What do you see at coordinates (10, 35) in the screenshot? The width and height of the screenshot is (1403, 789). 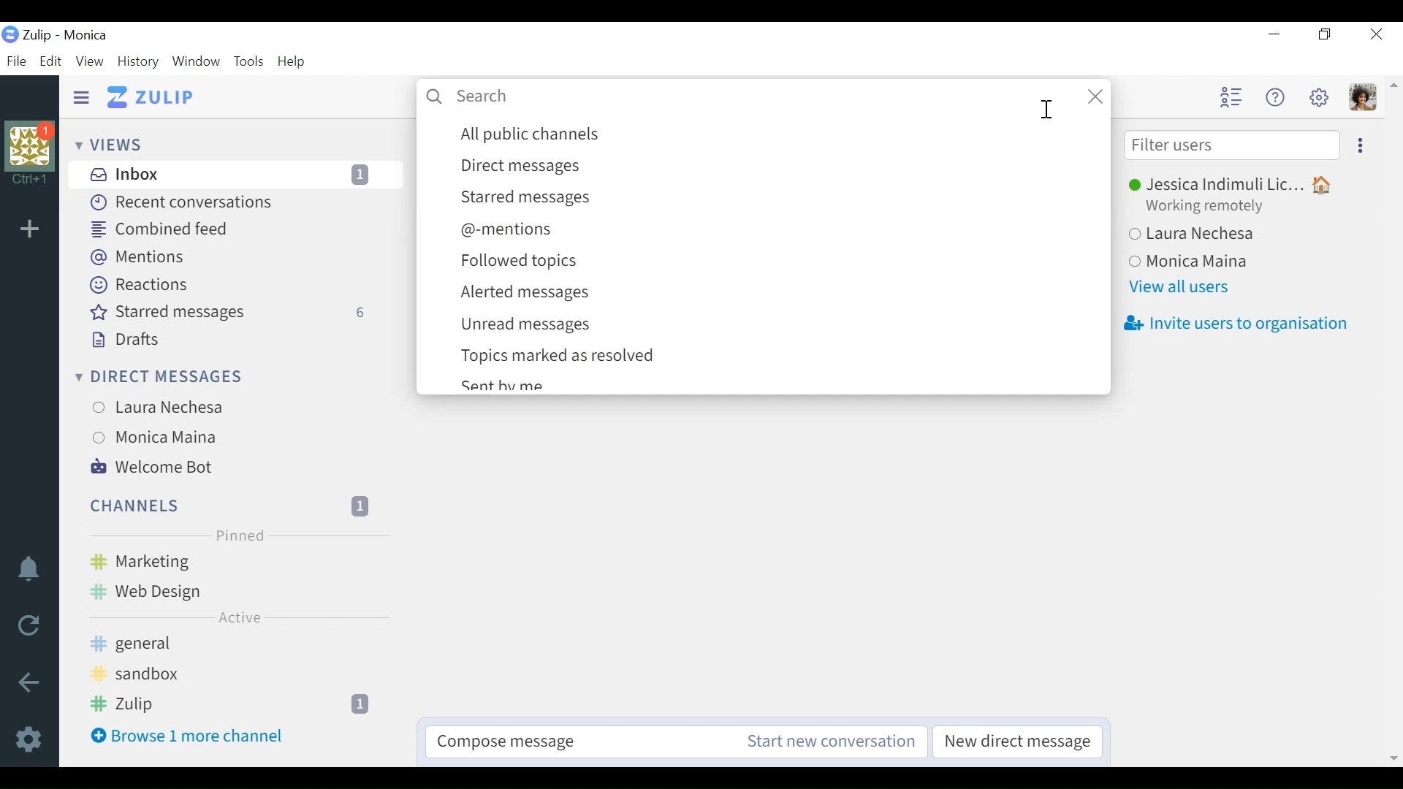 I see `organisation logo` at bounding box center [10, 35].